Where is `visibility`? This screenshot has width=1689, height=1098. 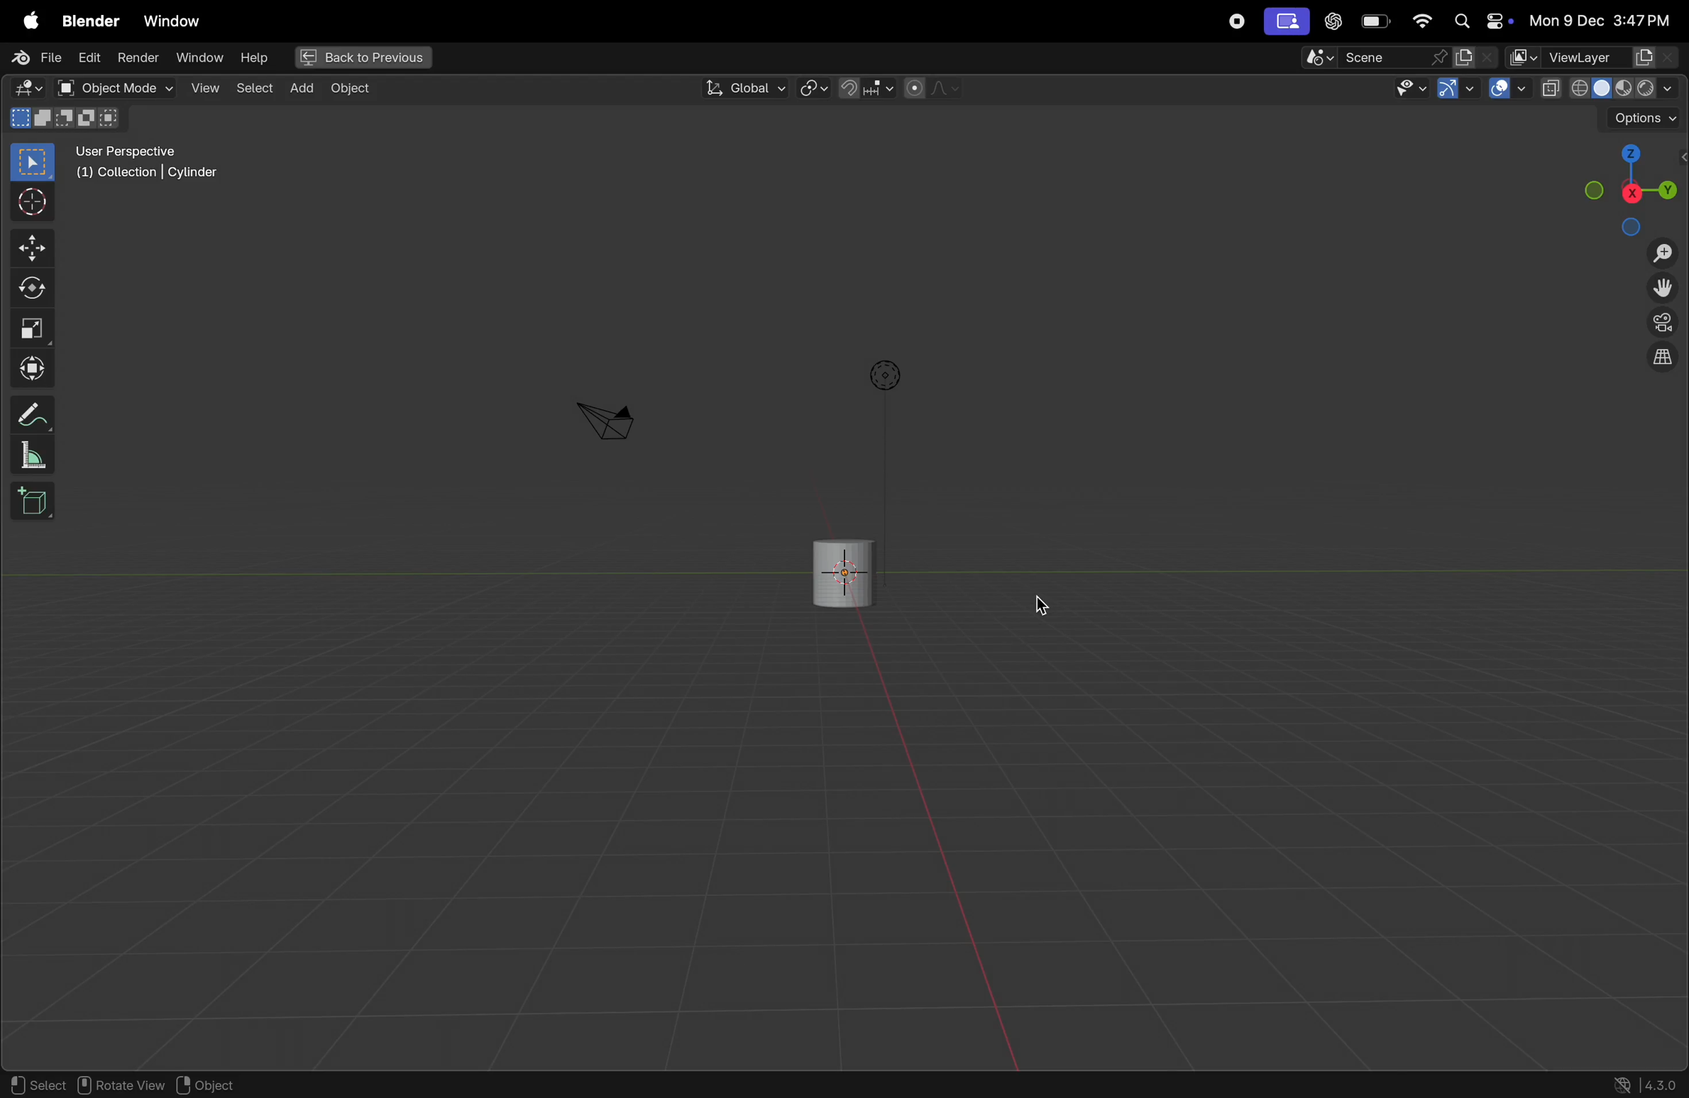 visibility is located at coordinates (1409, 89).